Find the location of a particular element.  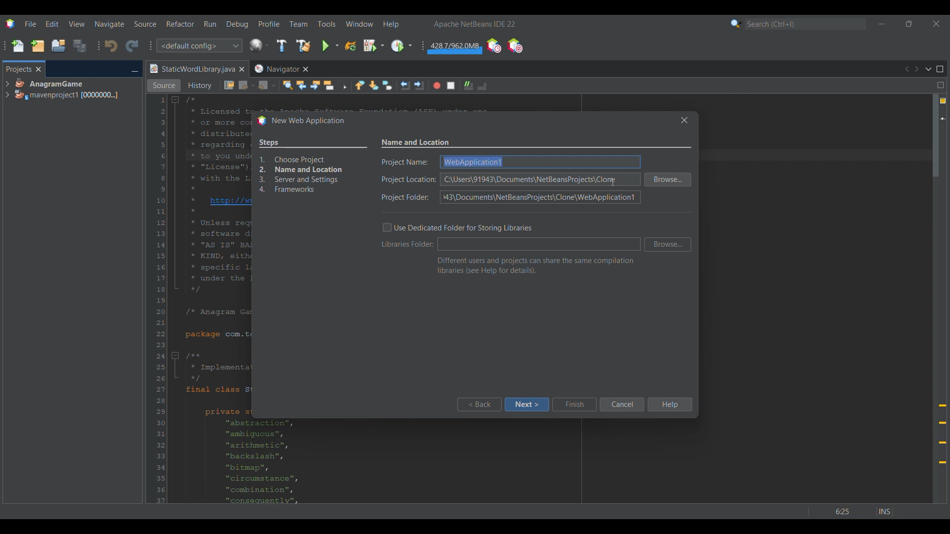

Window title changed is located at coordinates (300, 121).